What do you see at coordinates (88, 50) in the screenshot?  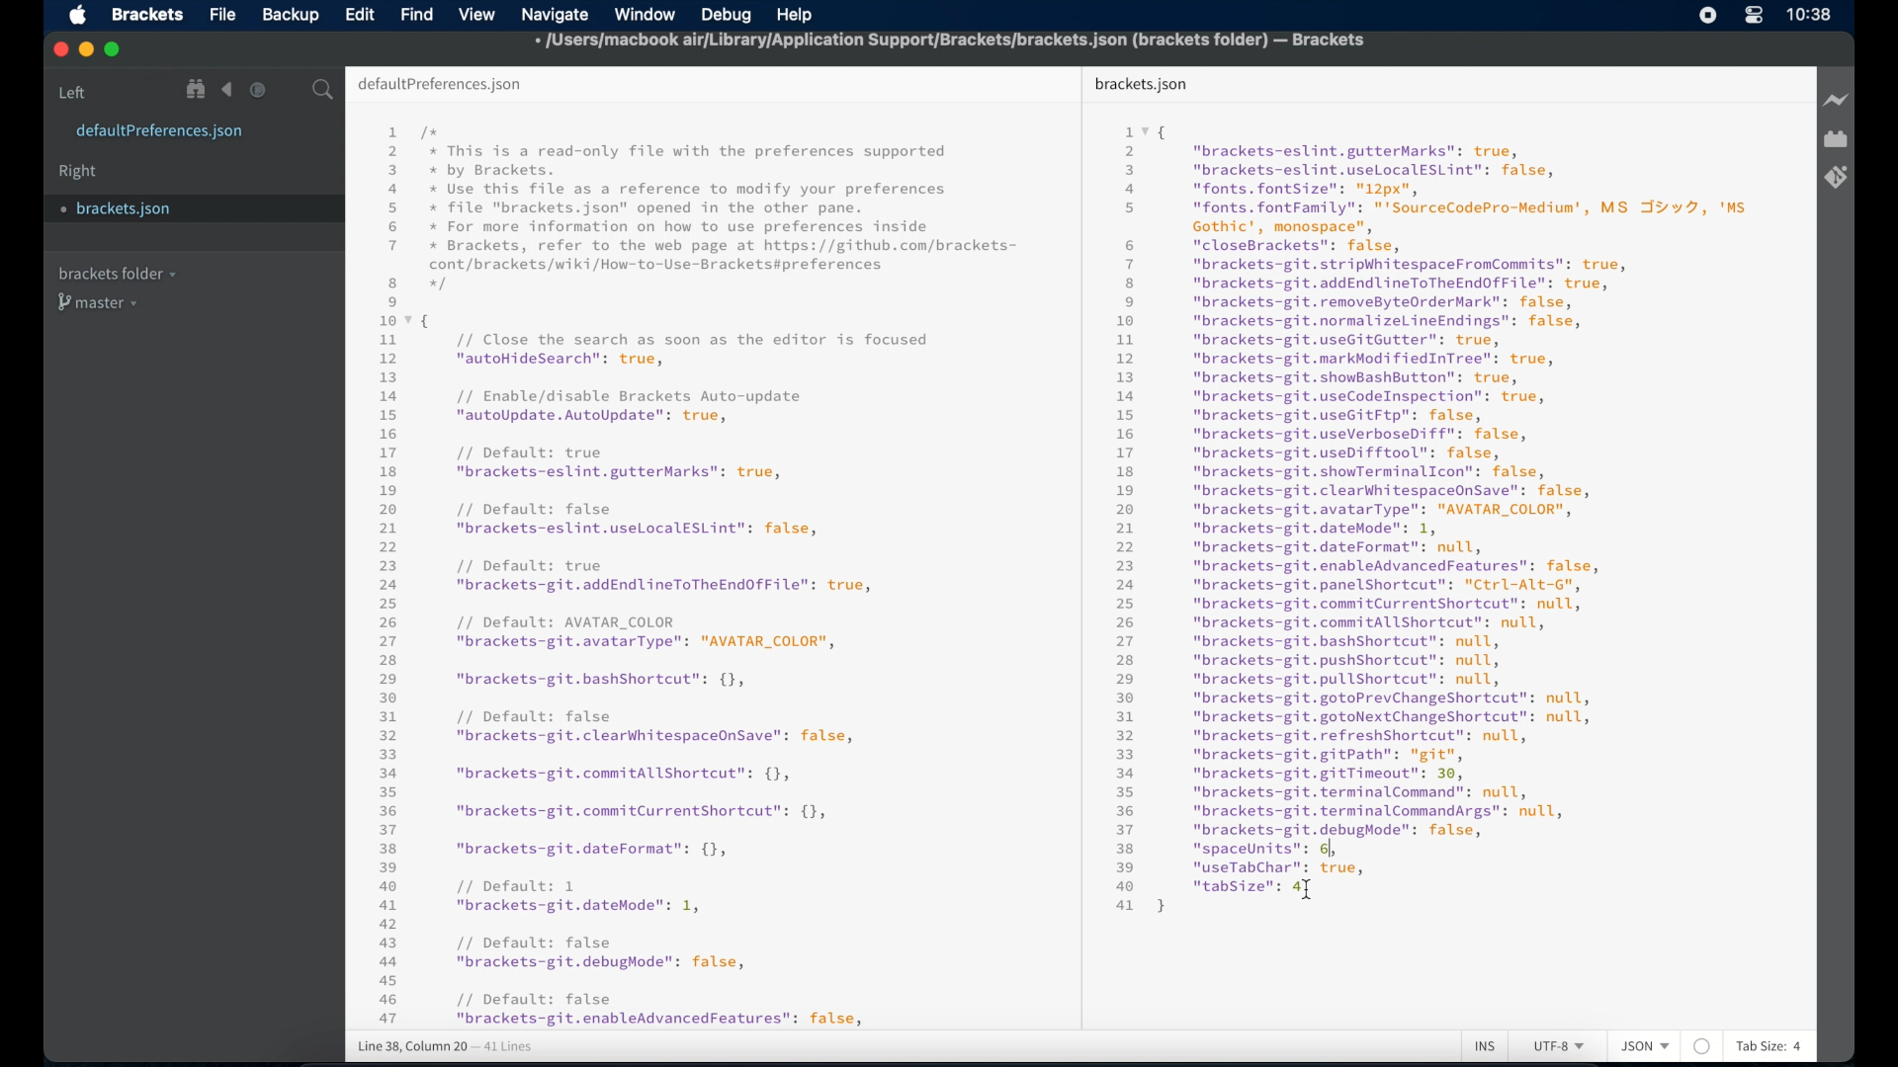 I see `minimize` at bounding box center [88, 50].